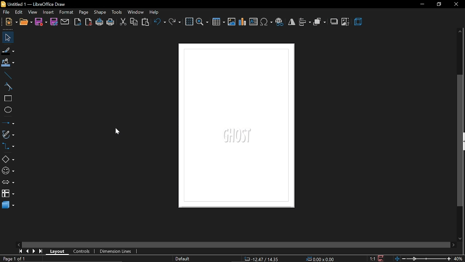 The height and width of the screenshot is (262, 465). I want to click on insert table, so click(218, 22).